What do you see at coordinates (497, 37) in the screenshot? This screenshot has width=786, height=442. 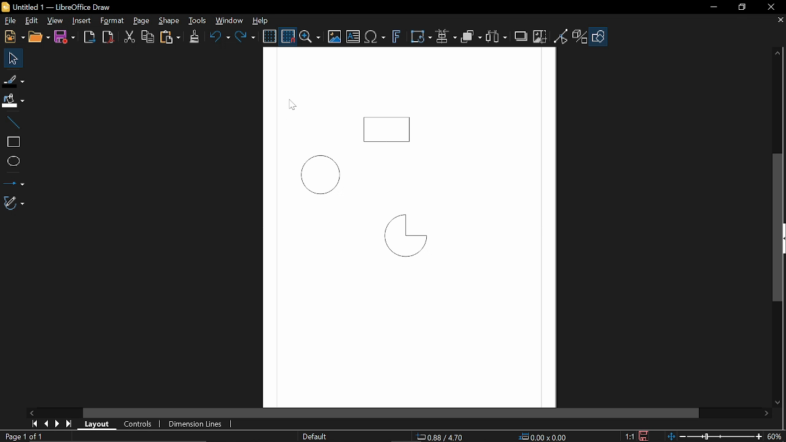 I see `Select at least three objects to distribute` at bounding box center [497, 37].